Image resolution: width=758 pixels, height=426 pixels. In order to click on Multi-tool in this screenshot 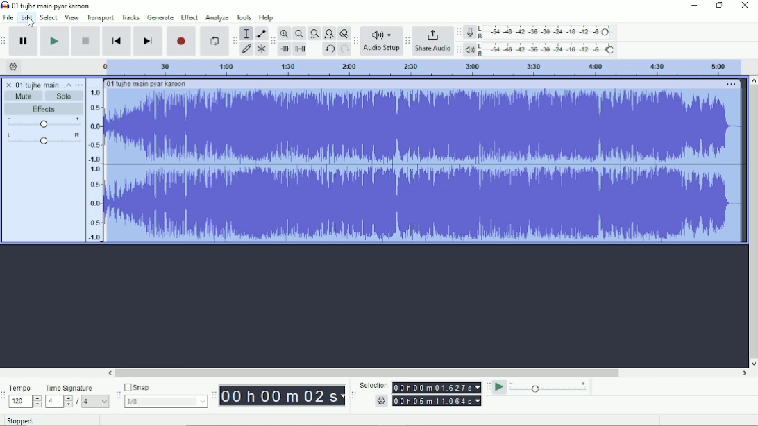, I will do `click(260, 49)`.